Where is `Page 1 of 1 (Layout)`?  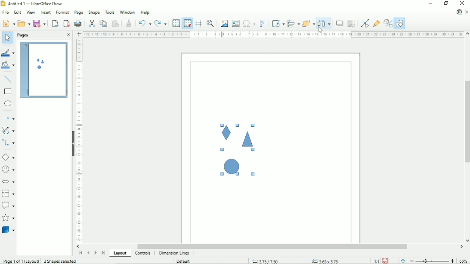
Page 1 of 1 (Layout) is located at coordinates (21, 261).